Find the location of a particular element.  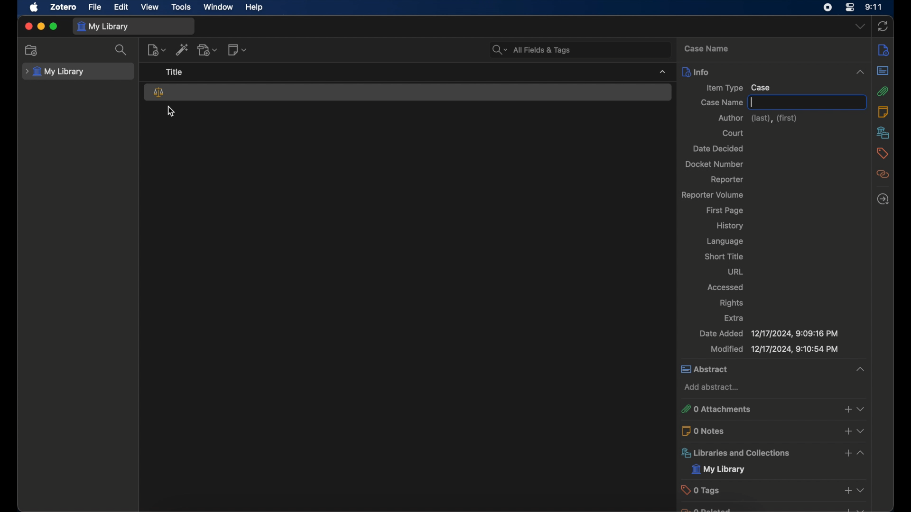

my library is located at coordinates (718, 470).